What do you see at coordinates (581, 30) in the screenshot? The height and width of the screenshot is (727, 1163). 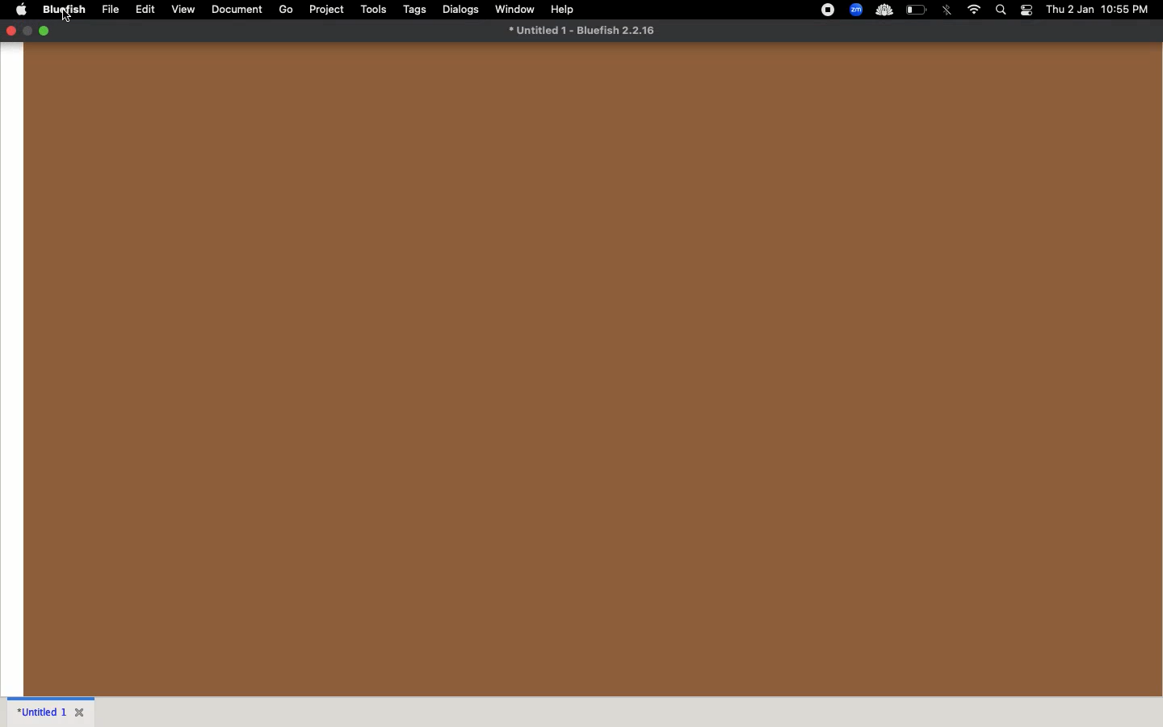 I see `untitled 1` at bounding box center [581, 30].